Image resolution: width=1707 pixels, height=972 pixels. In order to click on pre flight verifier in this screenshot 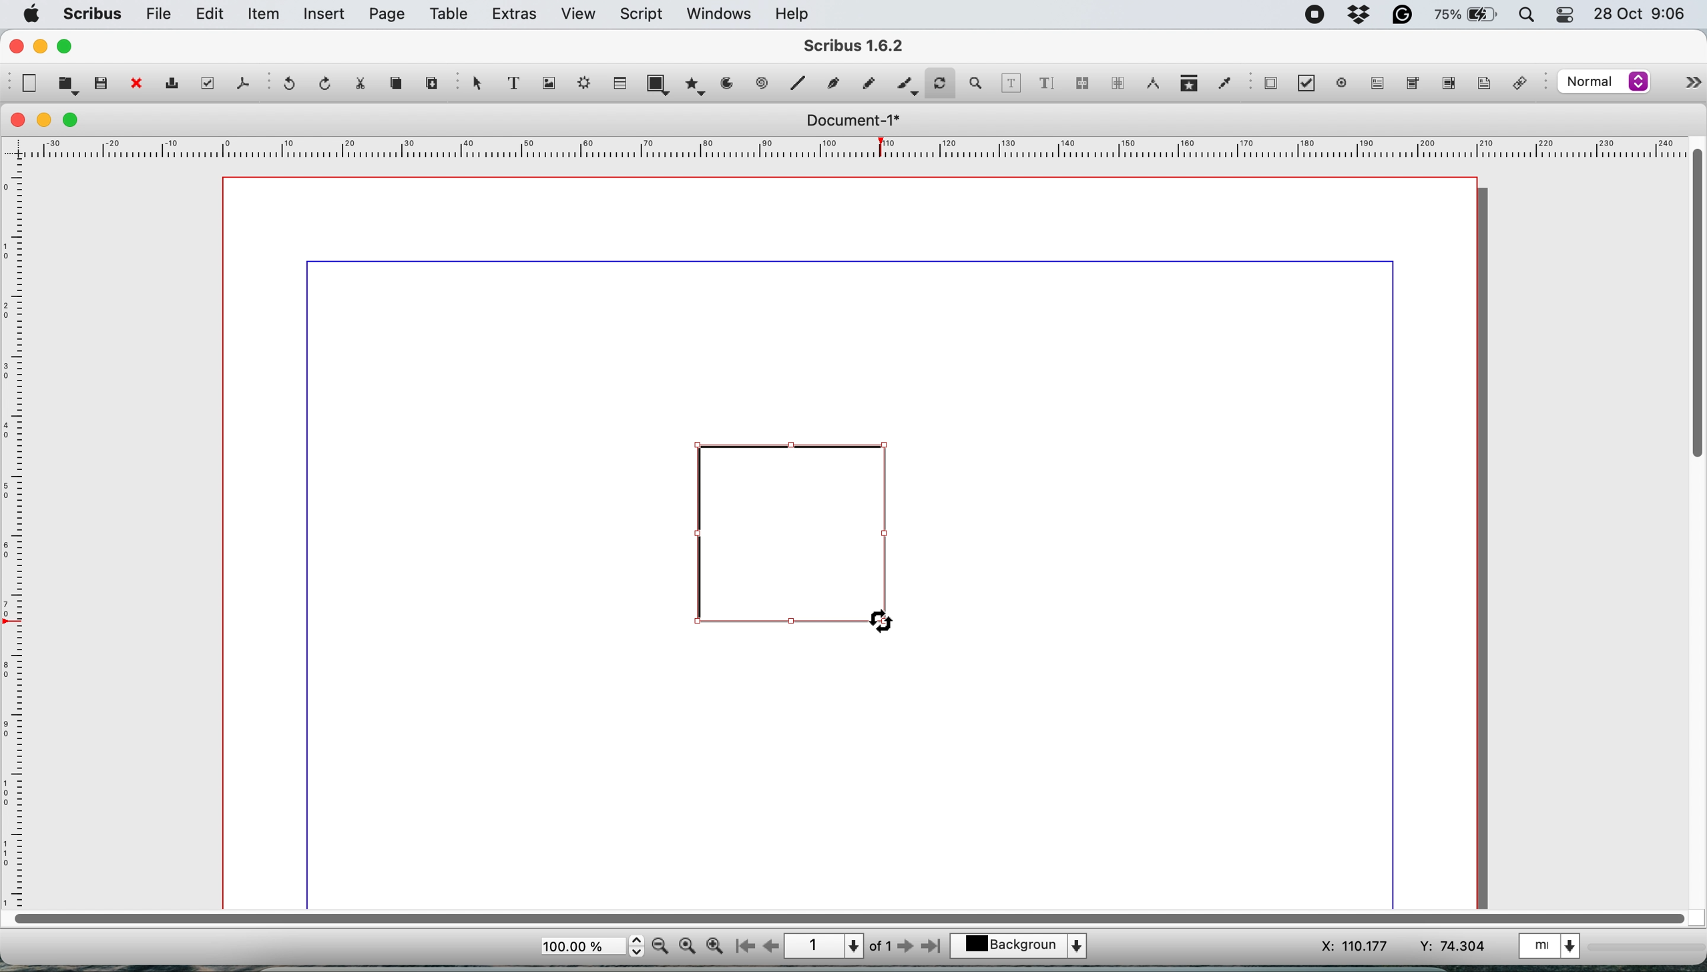, I will do `click(209, 84)`.